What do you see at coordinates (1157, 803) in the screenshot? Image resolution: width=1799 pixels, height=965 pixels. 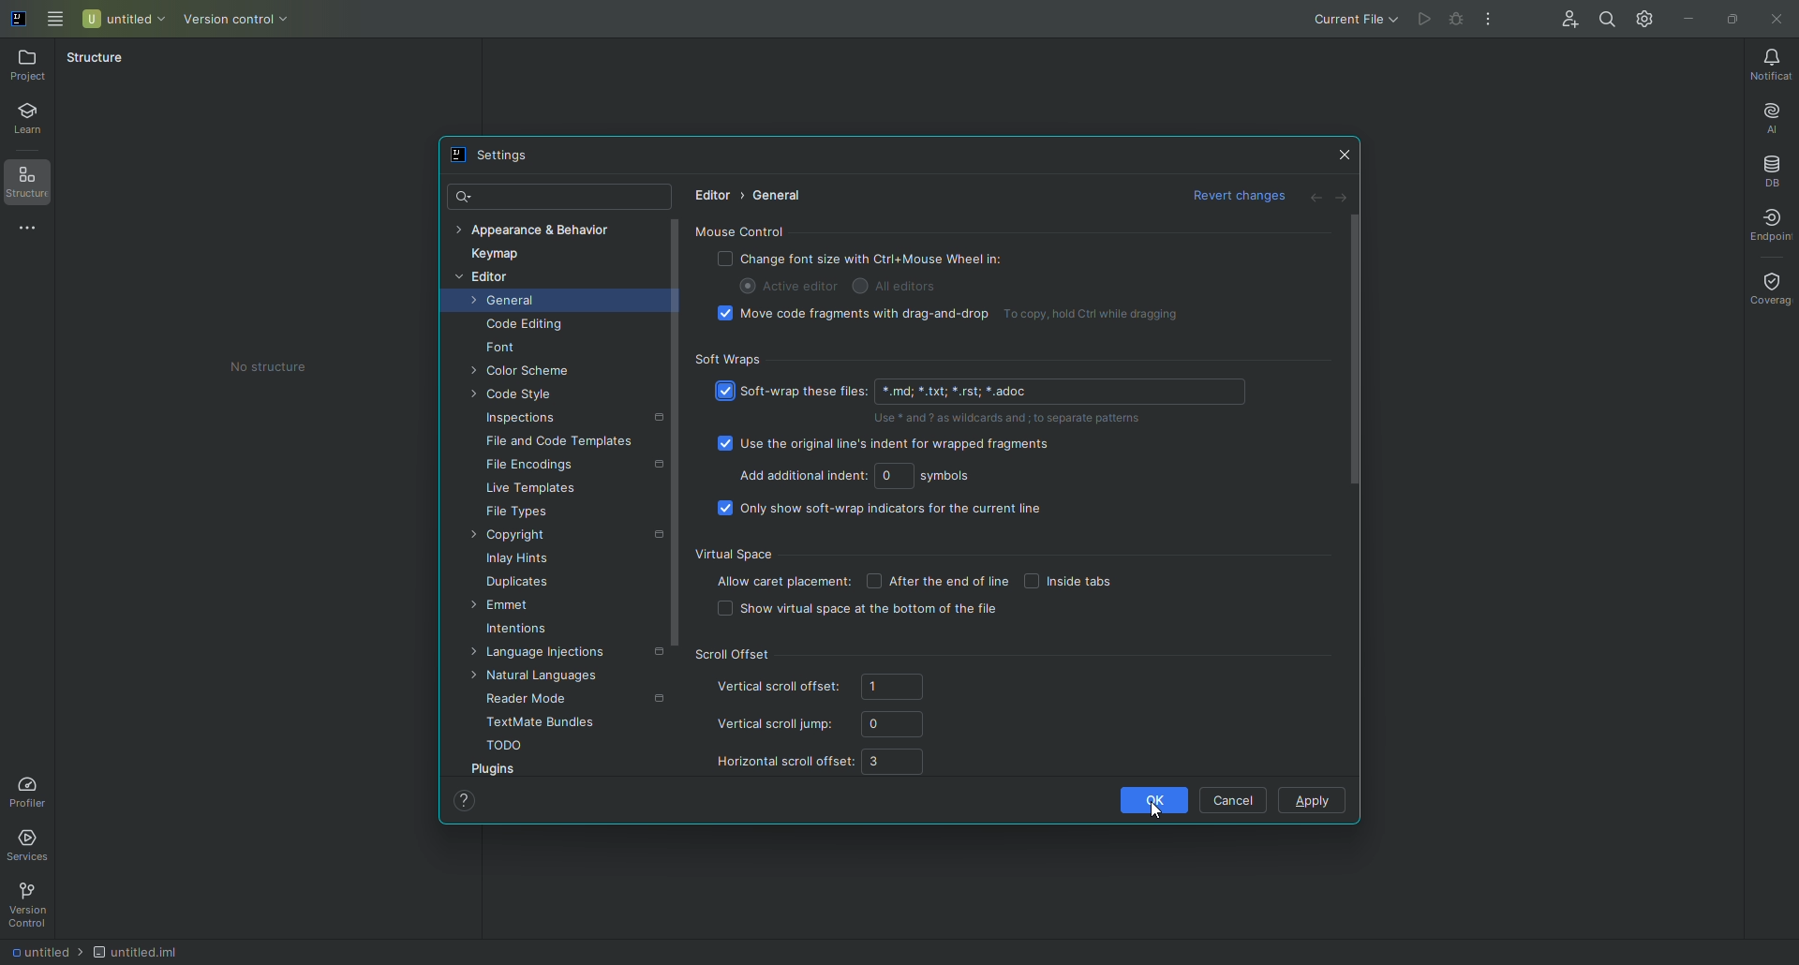 I see `OK` at bounding box center [1157, 803].